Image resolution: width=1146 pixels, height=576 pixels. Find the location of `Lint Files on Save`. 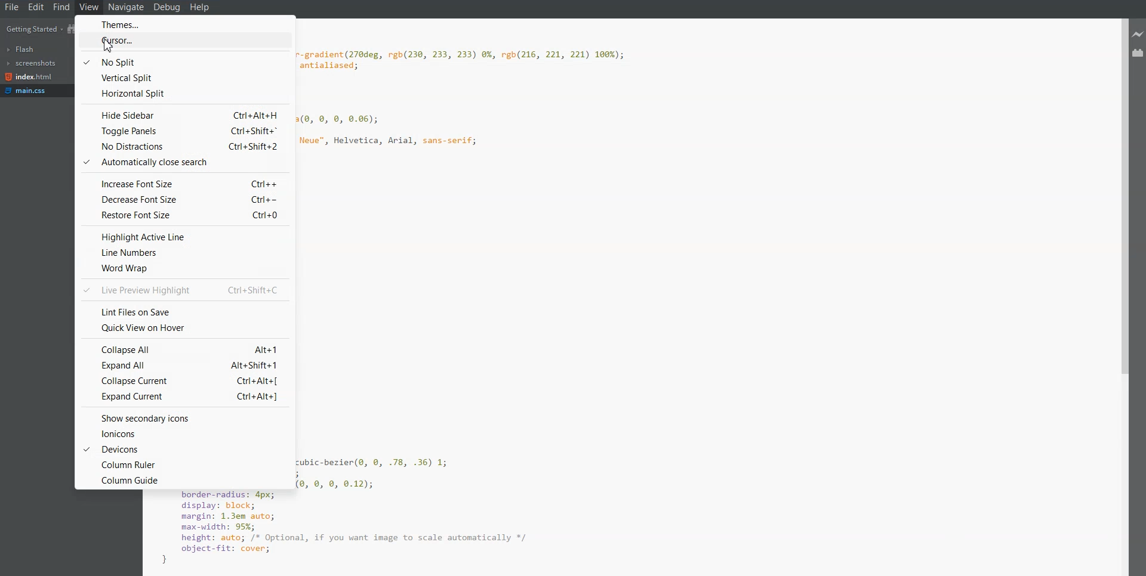

Lint Files on Save is located at coordinates (185, 310).